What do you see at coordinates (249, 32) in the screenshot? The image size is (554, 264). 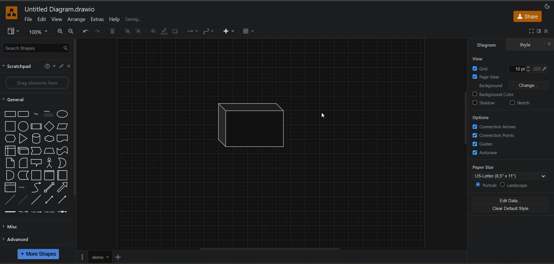 I see `table` at bounding box center [249, 32].